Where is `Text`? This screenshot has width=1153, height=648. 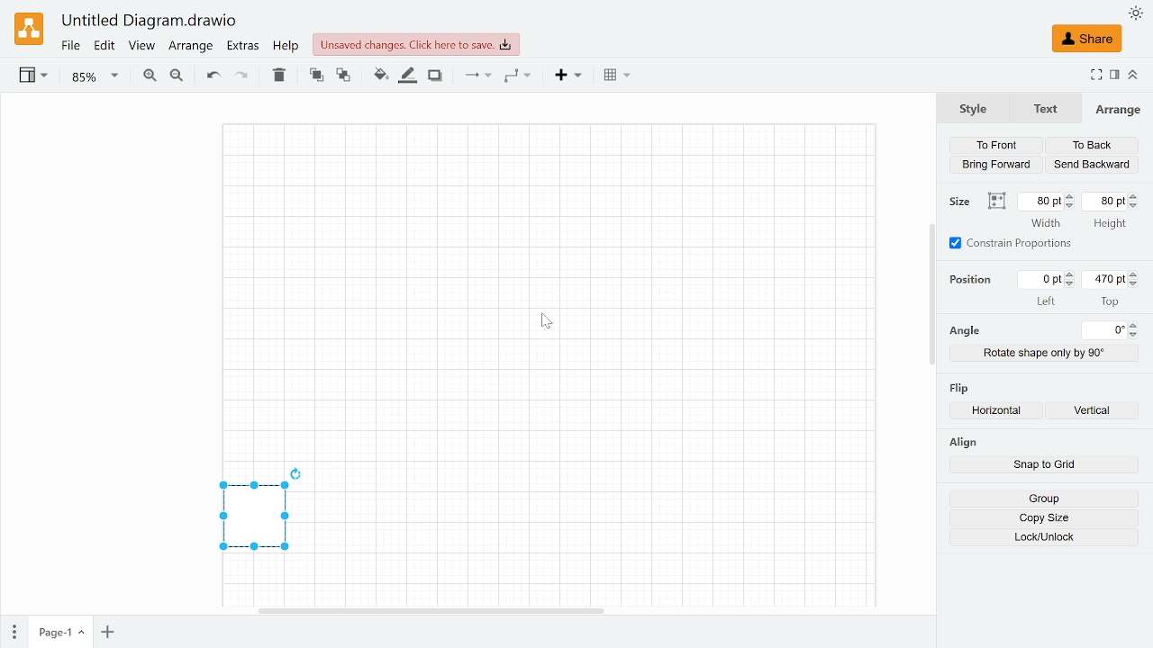 Text is located at coordinates (1042, 109).